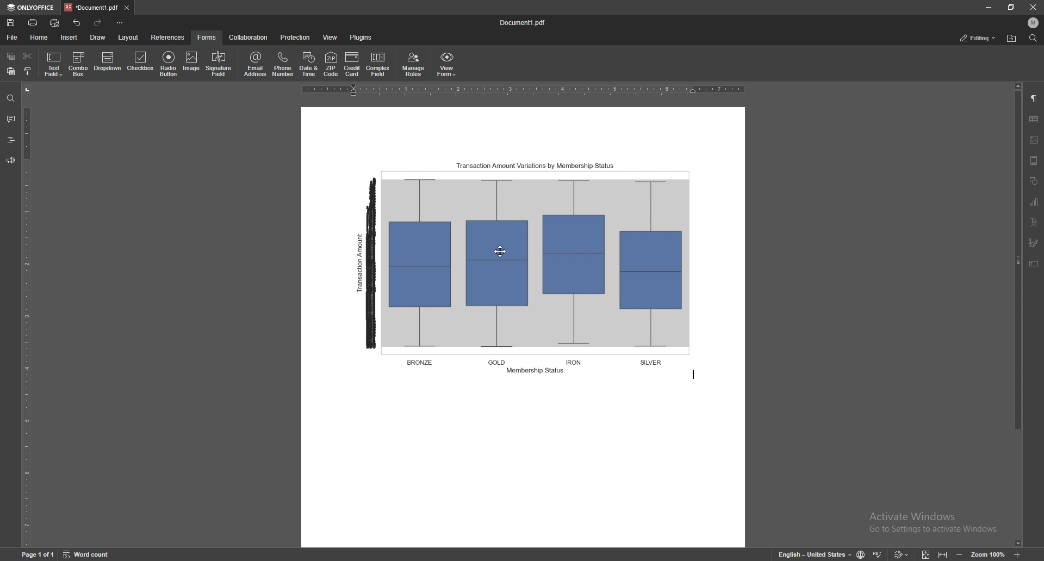  I want to click on change text language, so click(814, 553).